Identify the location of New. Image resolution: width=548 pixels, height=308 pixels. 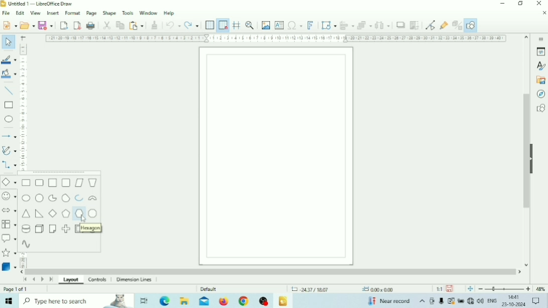
(9, 25).